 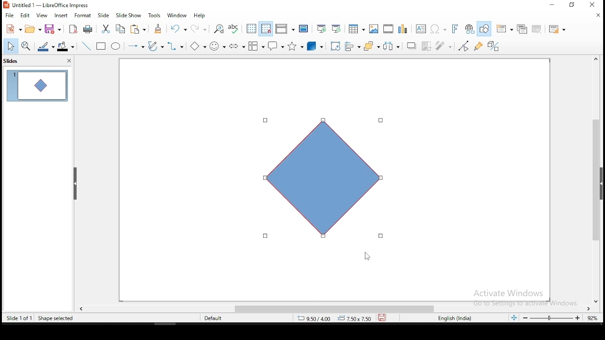 I want to click on save, so click(x=381, y=317).